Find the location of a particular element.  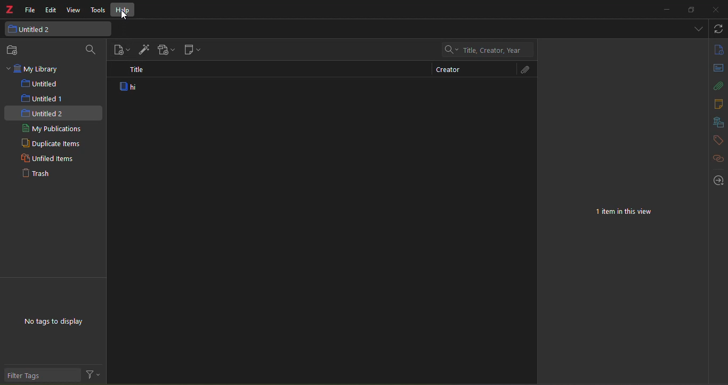

untitled 2 is located at coordinates (55, 29).